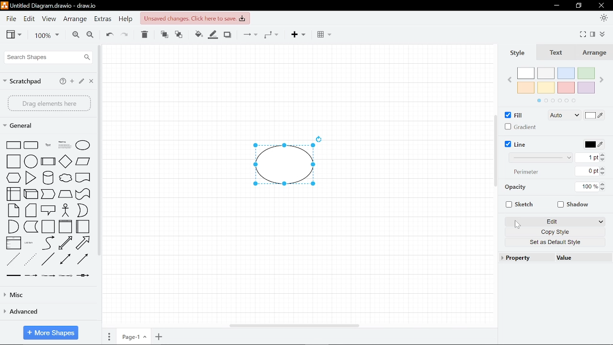  Describe the element at coordinates (48, 276) in the screenshot. I see `connector with 2 labels` at that location.